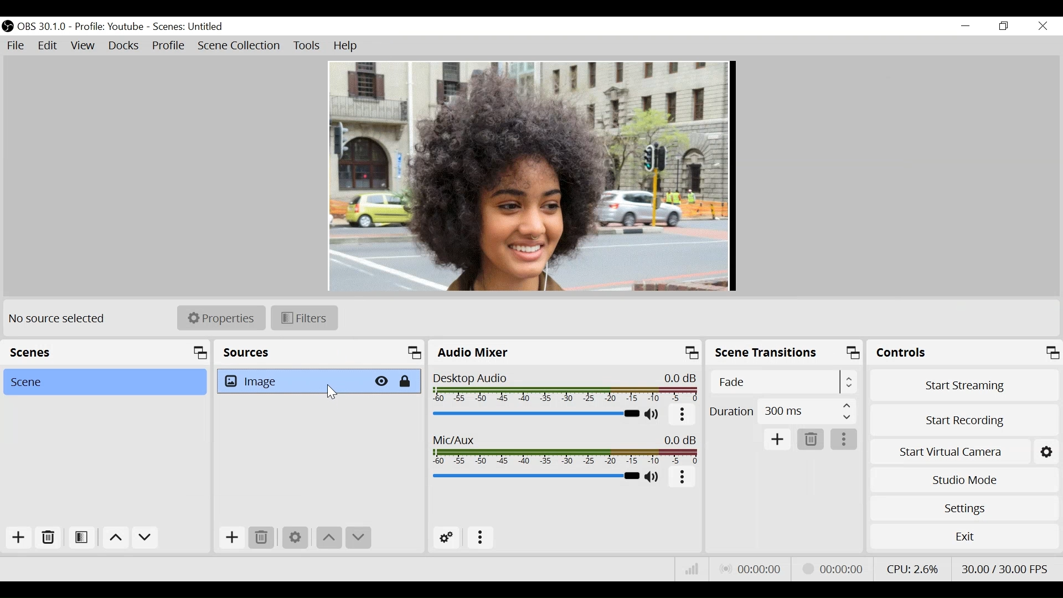 The width and height of the screenshot is (1063, 598). Describe the element at coordinates (565, 388) in the screenshot. I see `Desktop Icon` at that location.